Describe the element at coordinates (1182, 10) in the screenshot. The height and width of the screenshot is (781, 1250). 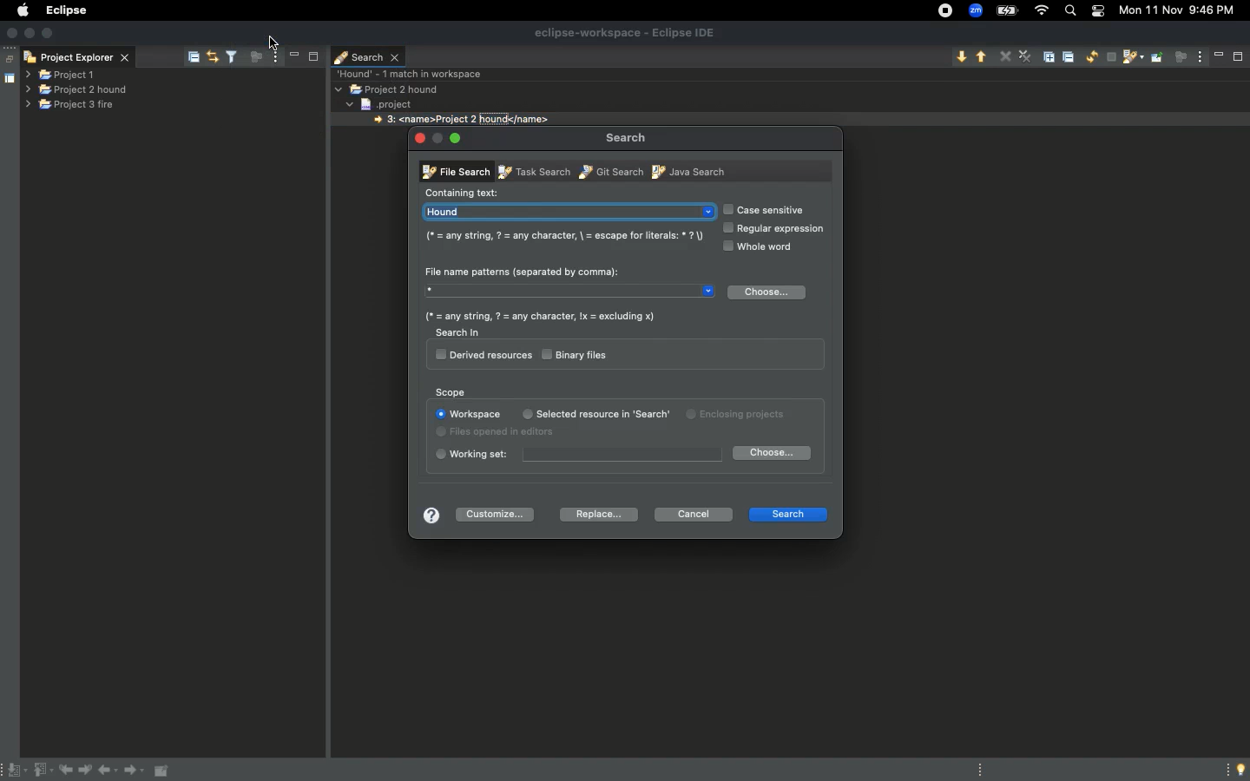
I see `Mon 11 Nov 9:45 PM` at that location.